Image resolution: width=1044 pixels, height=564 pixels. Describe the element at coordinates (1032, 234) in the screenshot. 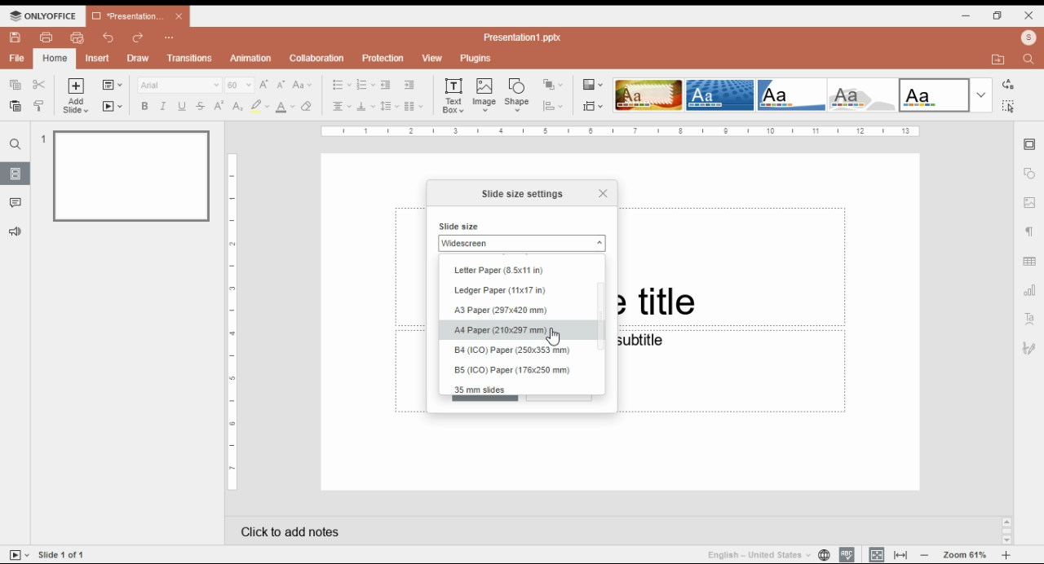

I see `paragraph settings` at that location.